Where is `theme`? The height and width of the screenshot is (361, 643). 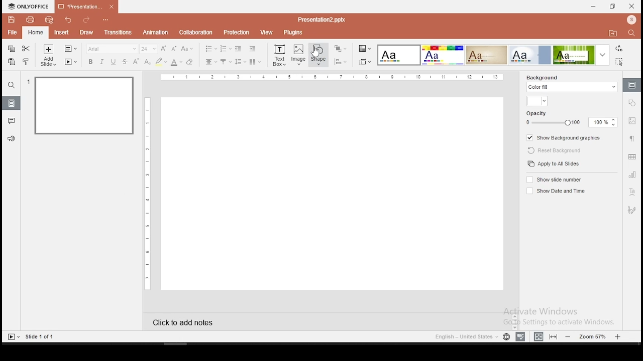 theme is located at coordinates (583, 55).